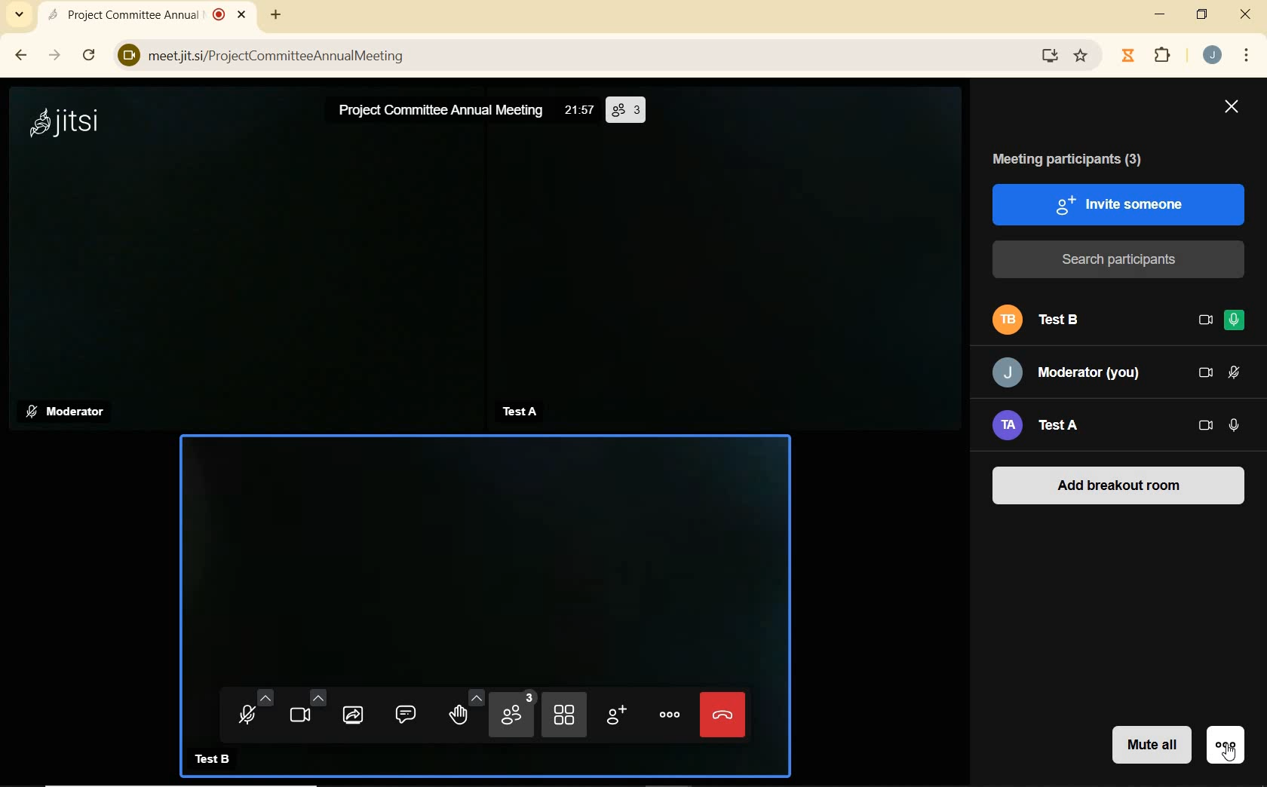 The height and width of the screenshot is (787, 1267). What do you see at coordinates (1213, 56) in the screenshot?
I see `ACCOUNT` at bounding box center [1213, 56].